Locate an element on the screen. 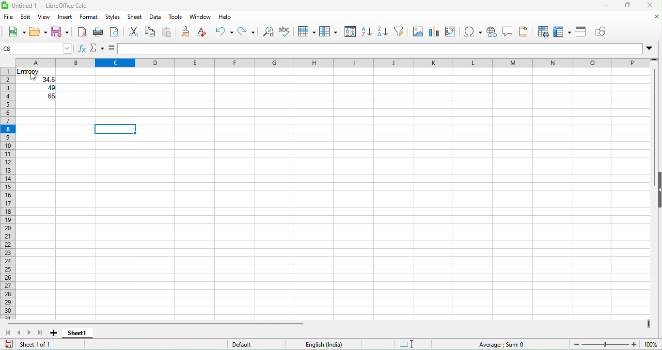 This screenshot has width=662, height=350. file is located at coordinates (9, 17).